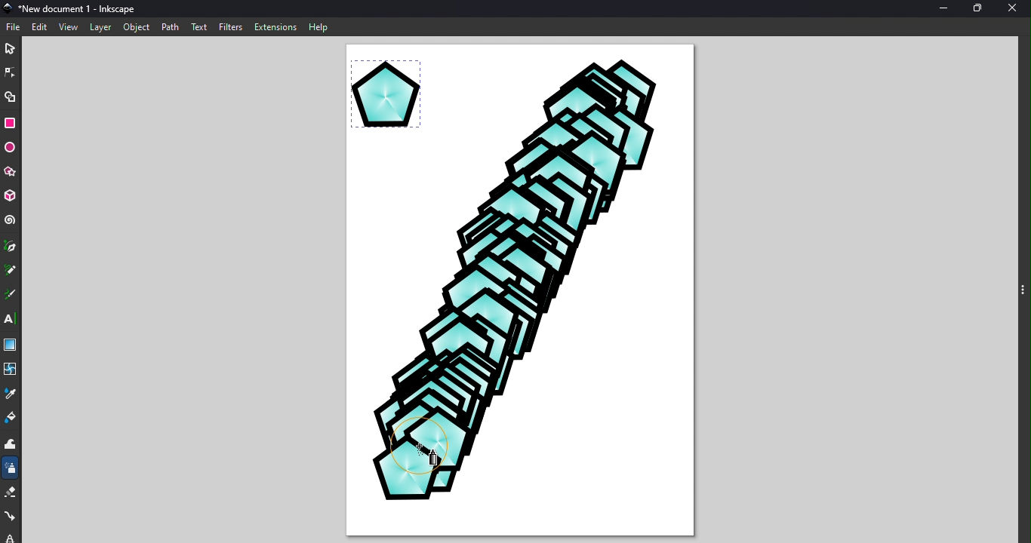 The height and width of the screenshot is (543, 1031). I want to click on Selector tool, so click(10, 48).